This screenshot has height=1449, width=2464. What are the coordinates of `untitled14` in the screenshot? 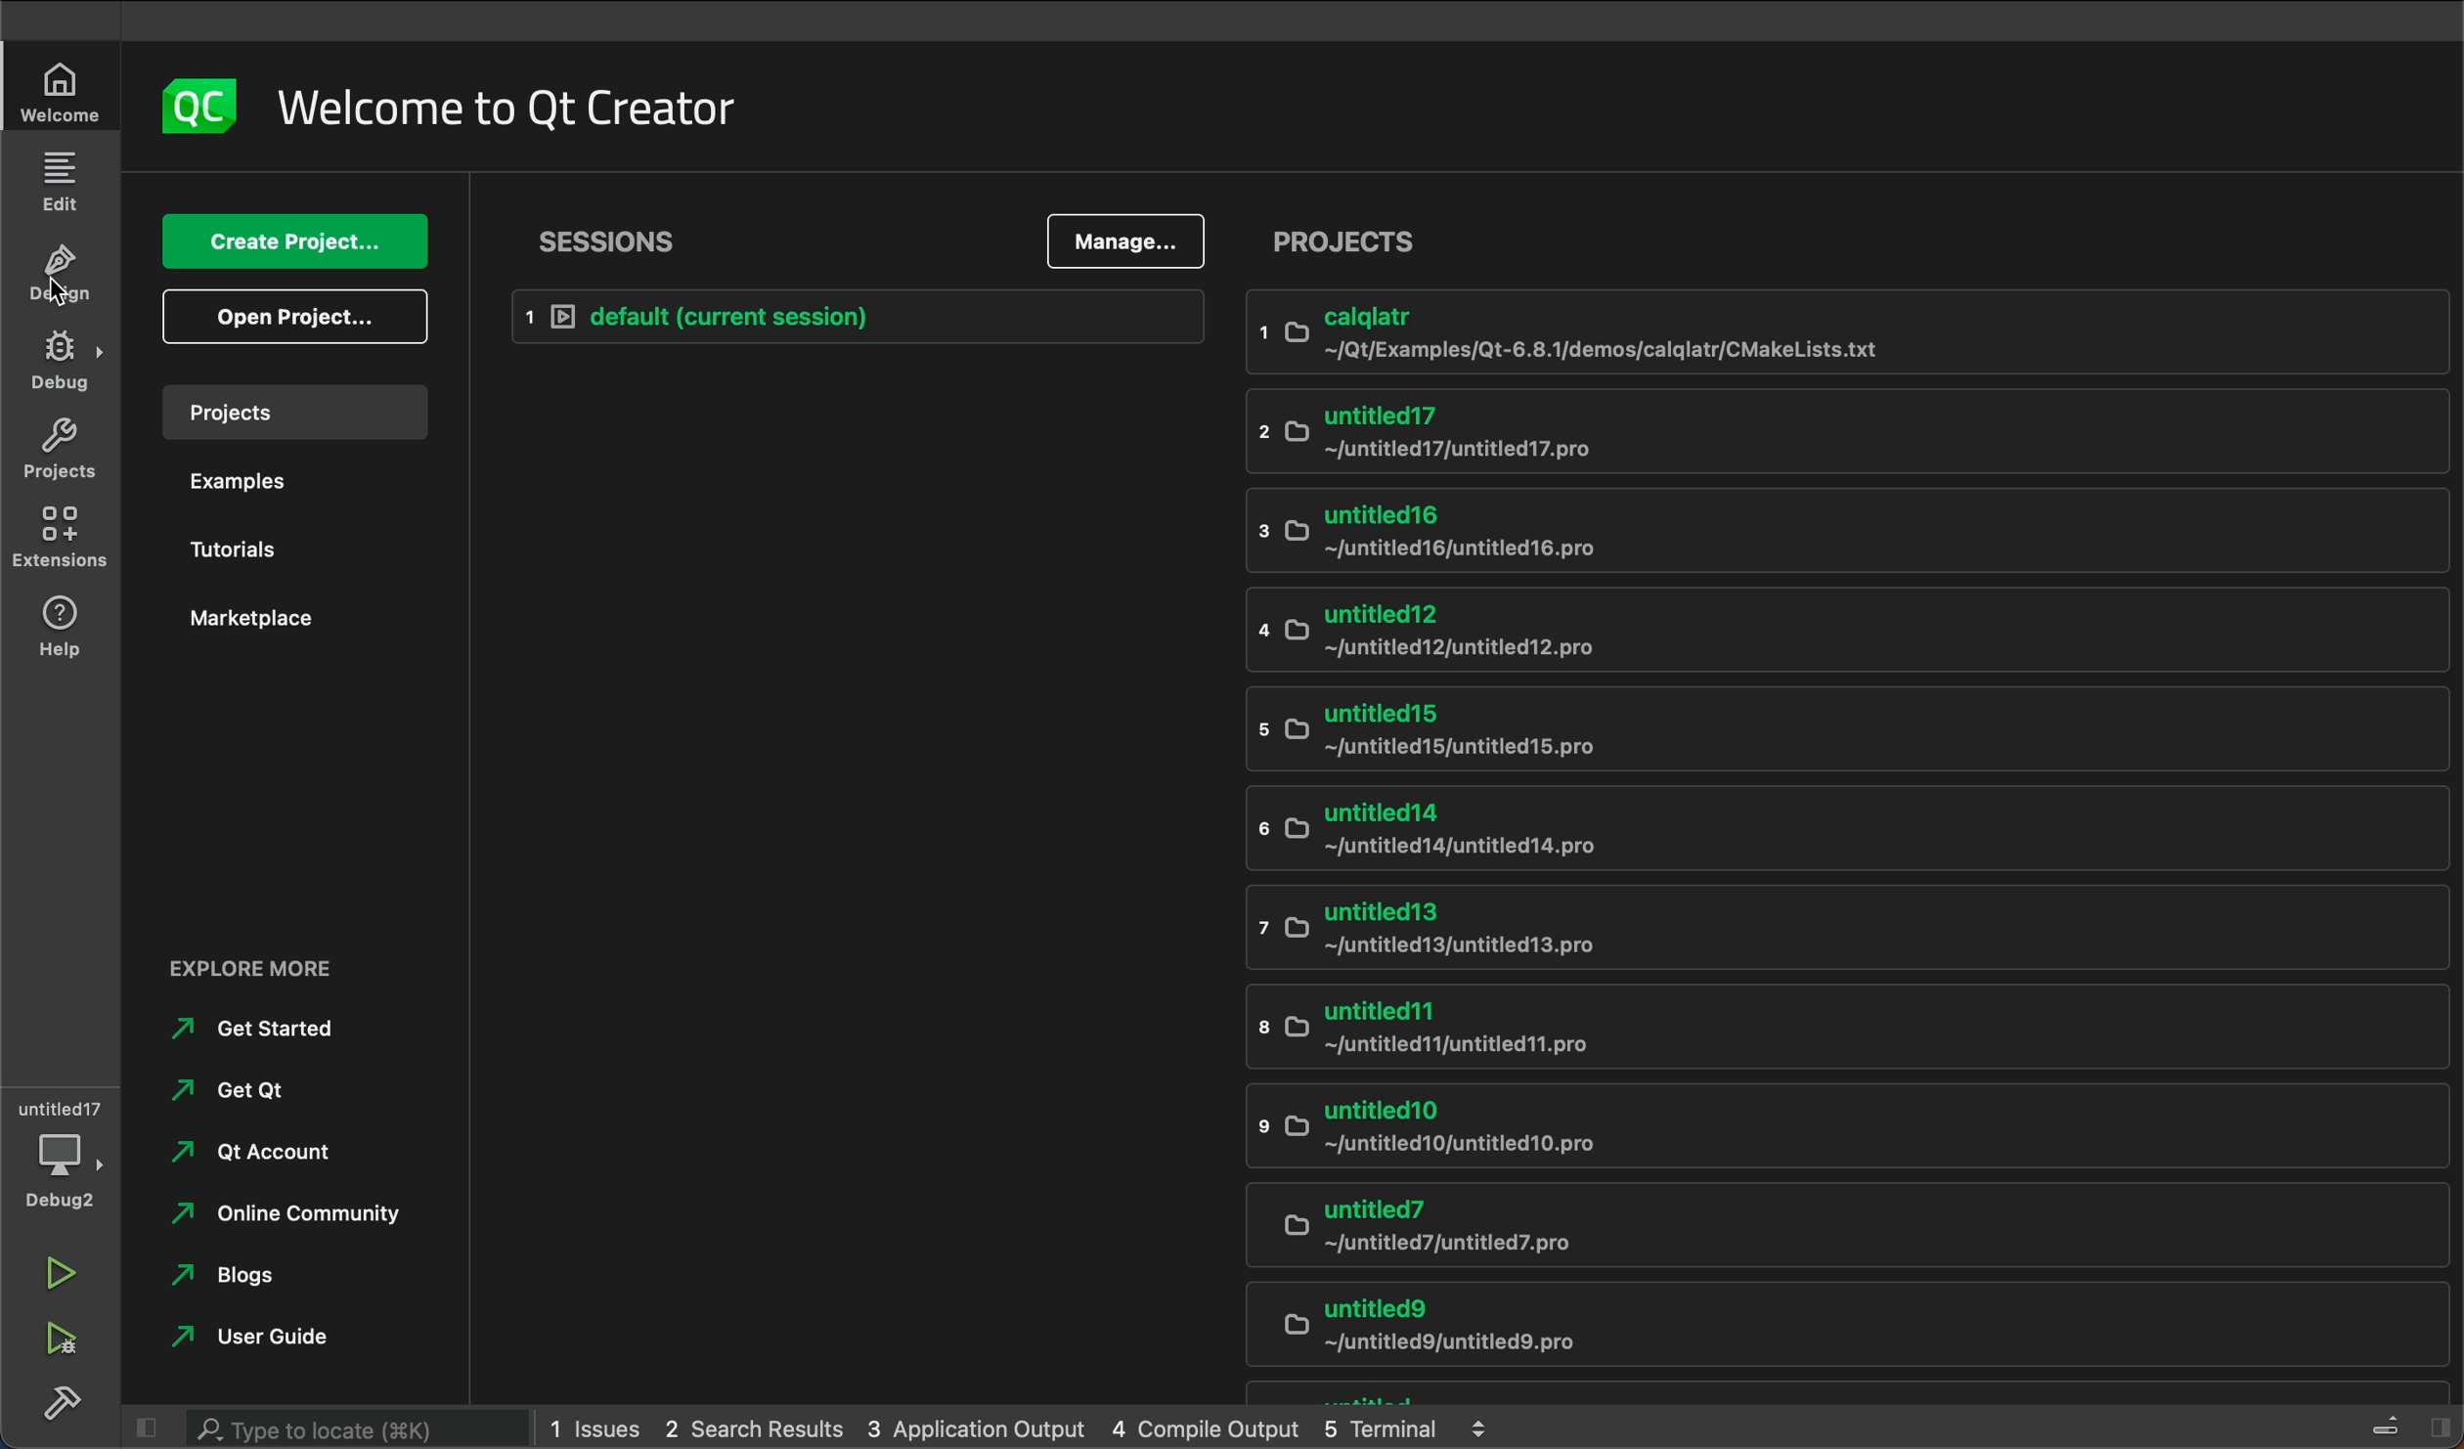 It's located at (1790, 825).